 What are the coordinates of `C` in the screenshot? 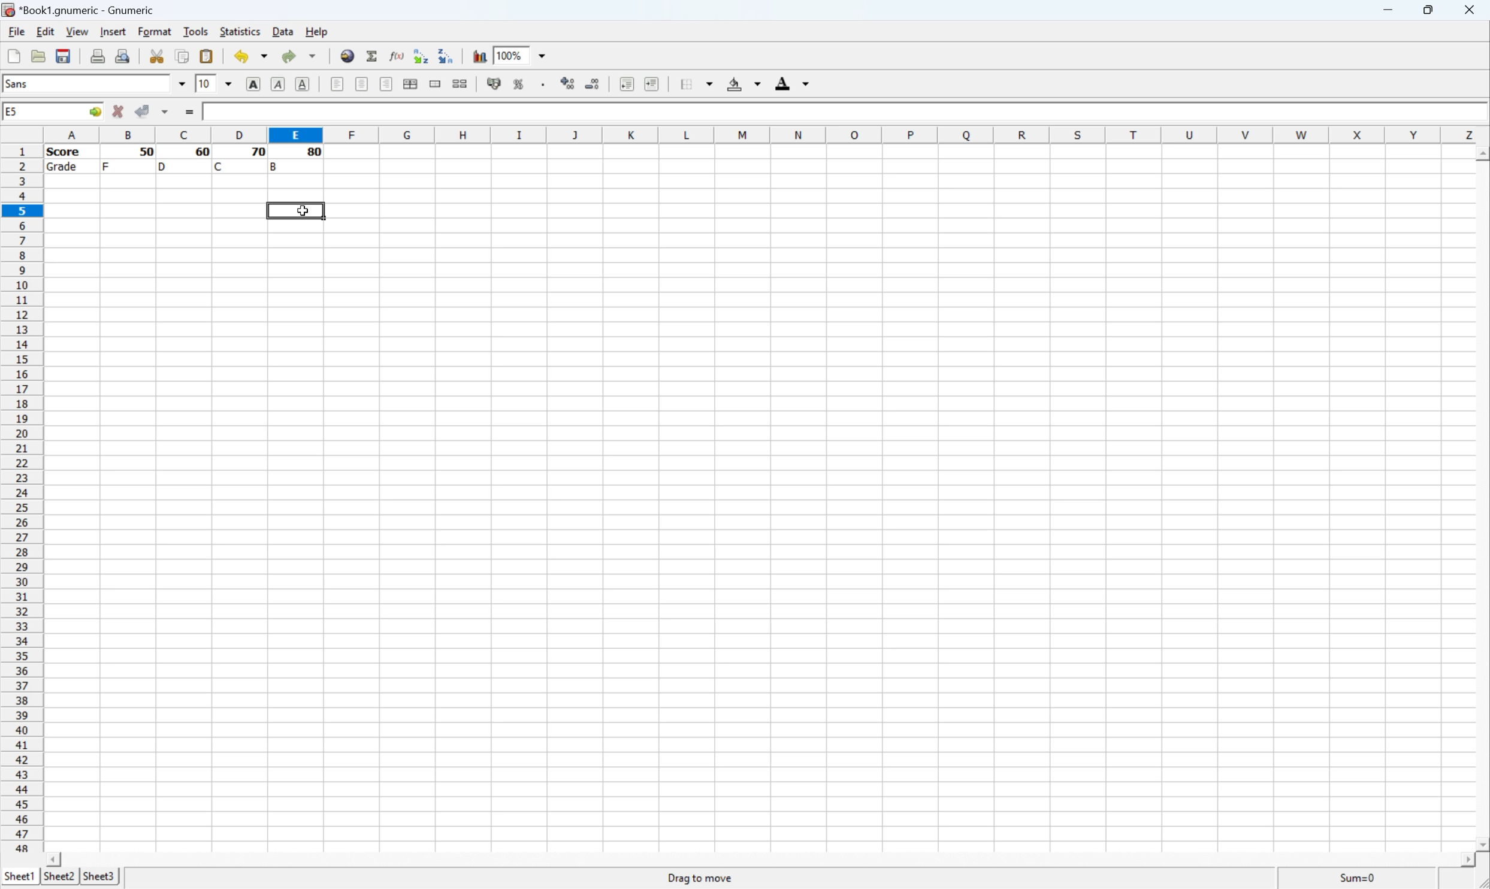 It's located at (220, 166).